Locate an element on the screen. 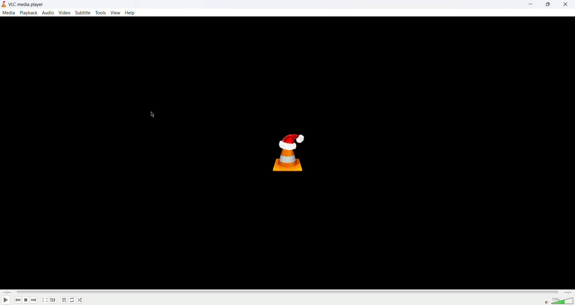 This screenshot has height=305, width=575. tools is located at coordinates (100, 13).